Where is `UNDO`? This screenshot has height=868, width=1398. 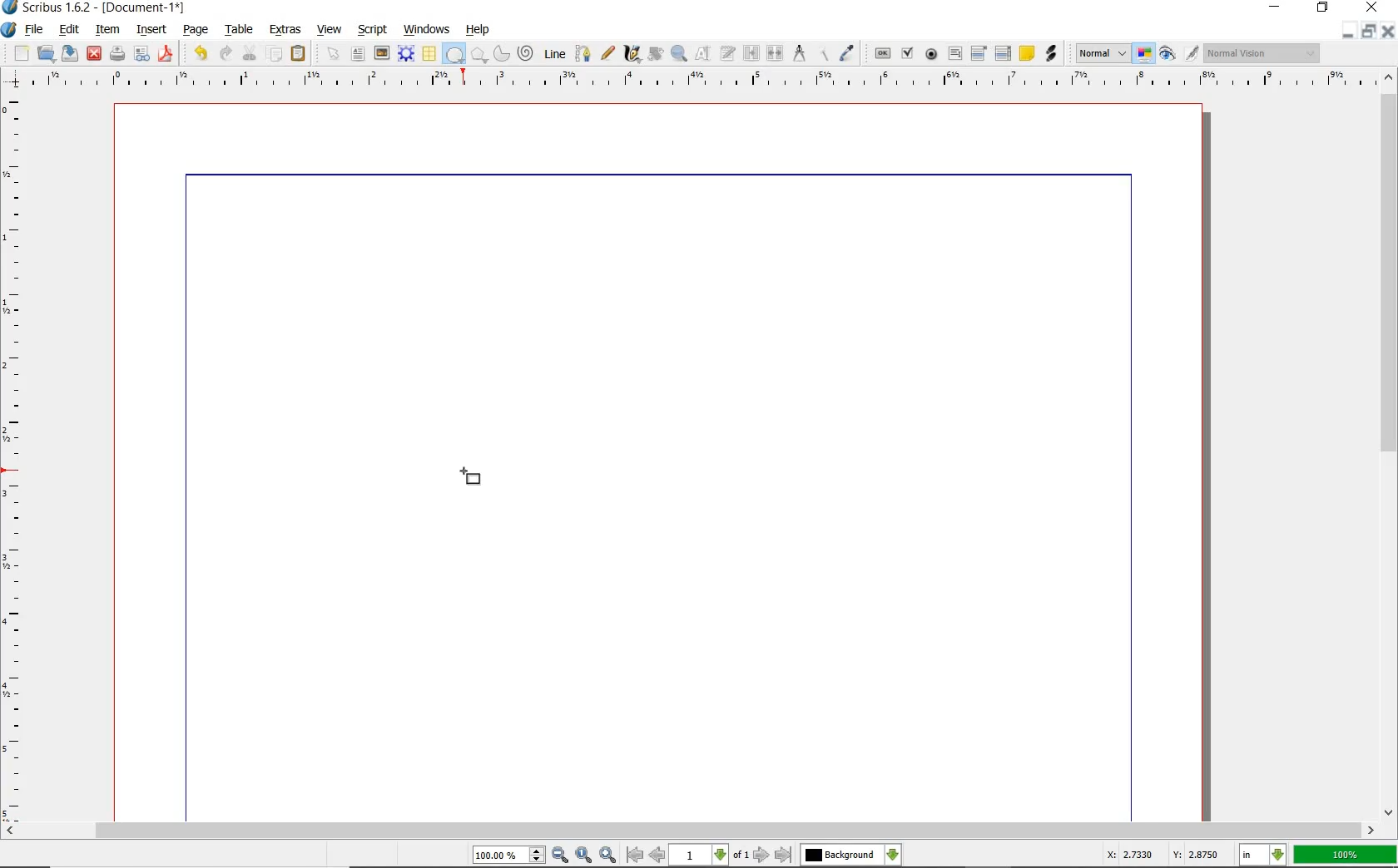
UNDO is located at coordinates (201, 53).